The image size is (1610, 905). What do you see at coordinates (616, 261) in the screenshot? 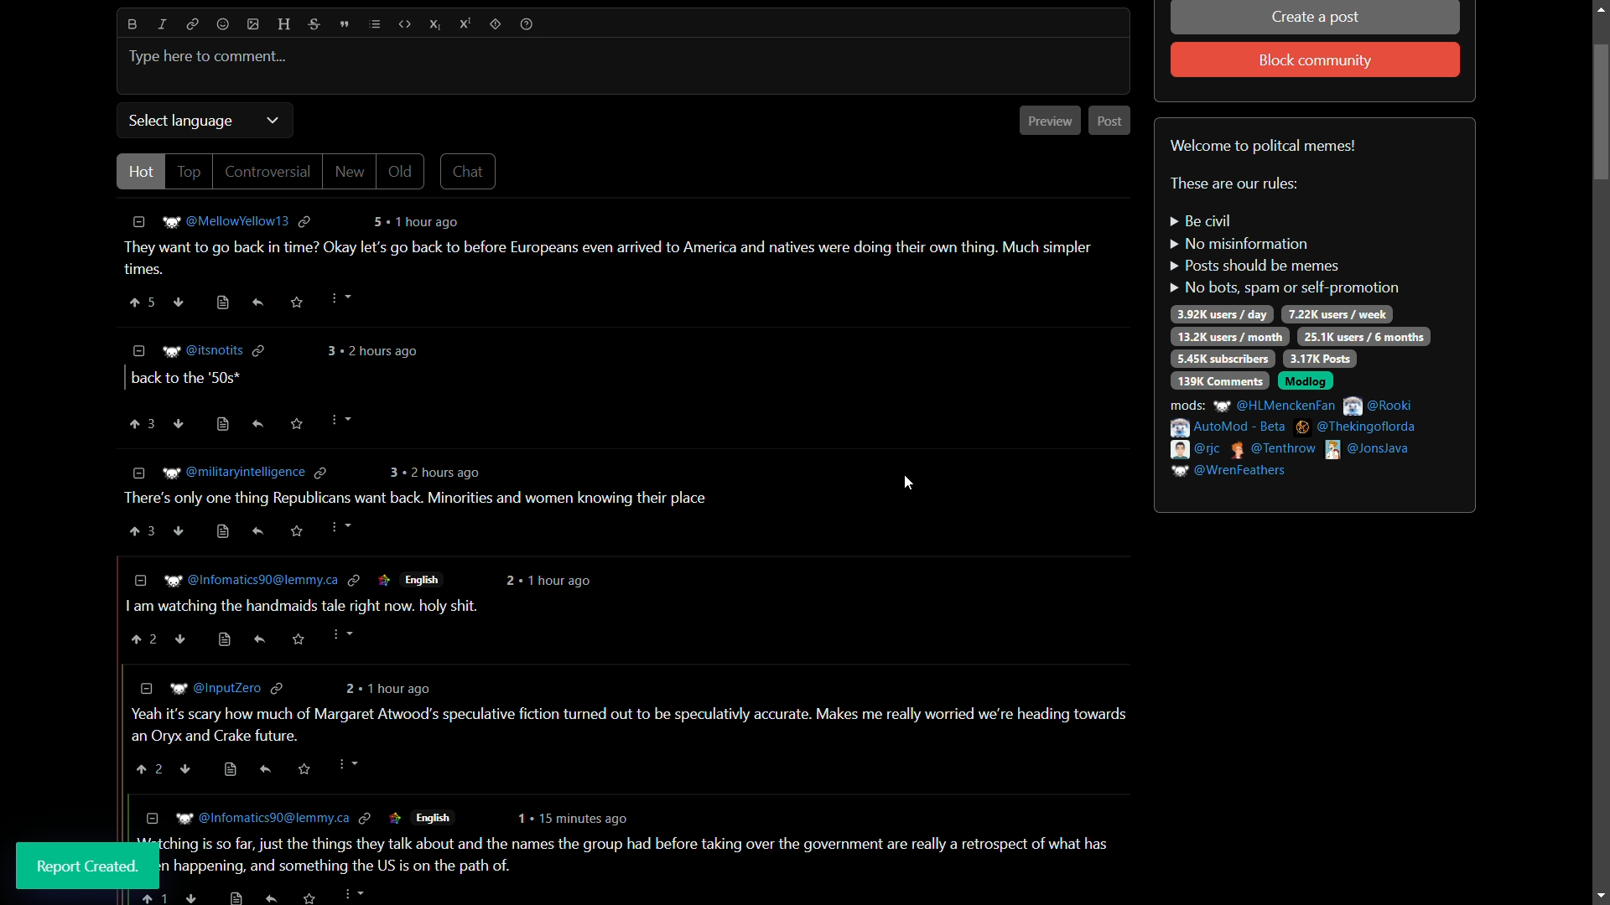
I see `comment-1` at bounding box center [616, 261].